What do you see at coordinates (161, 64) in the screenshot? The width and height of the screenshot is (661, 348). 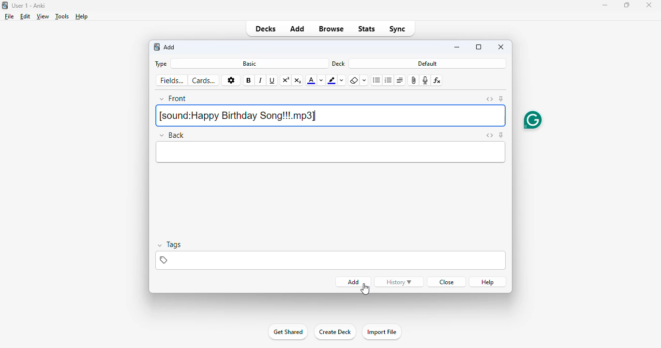 I see `type` at bounding box center [161, 64].